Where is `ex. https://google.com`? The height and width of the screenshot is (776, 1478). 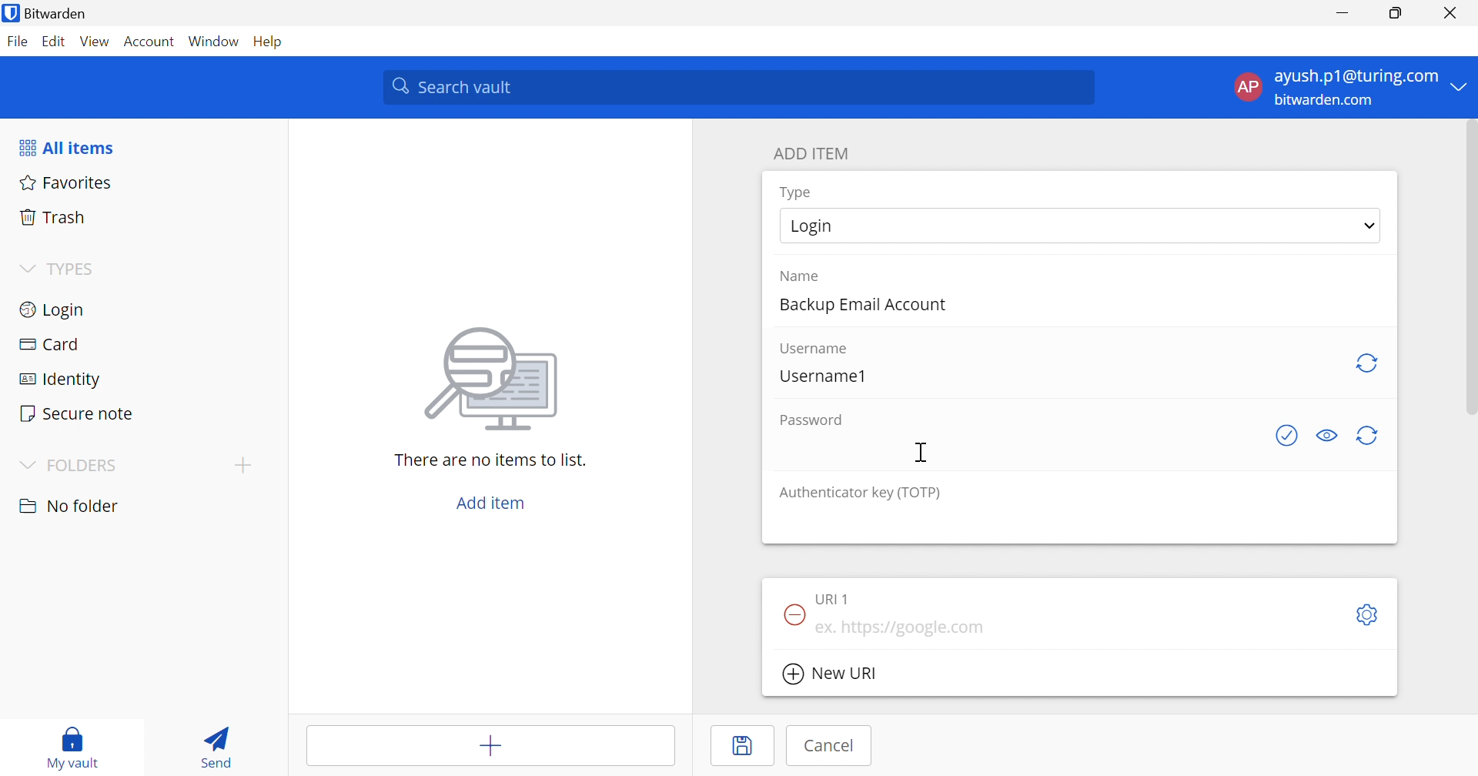
ex. https://google.com is located at coordinates (900, 627).